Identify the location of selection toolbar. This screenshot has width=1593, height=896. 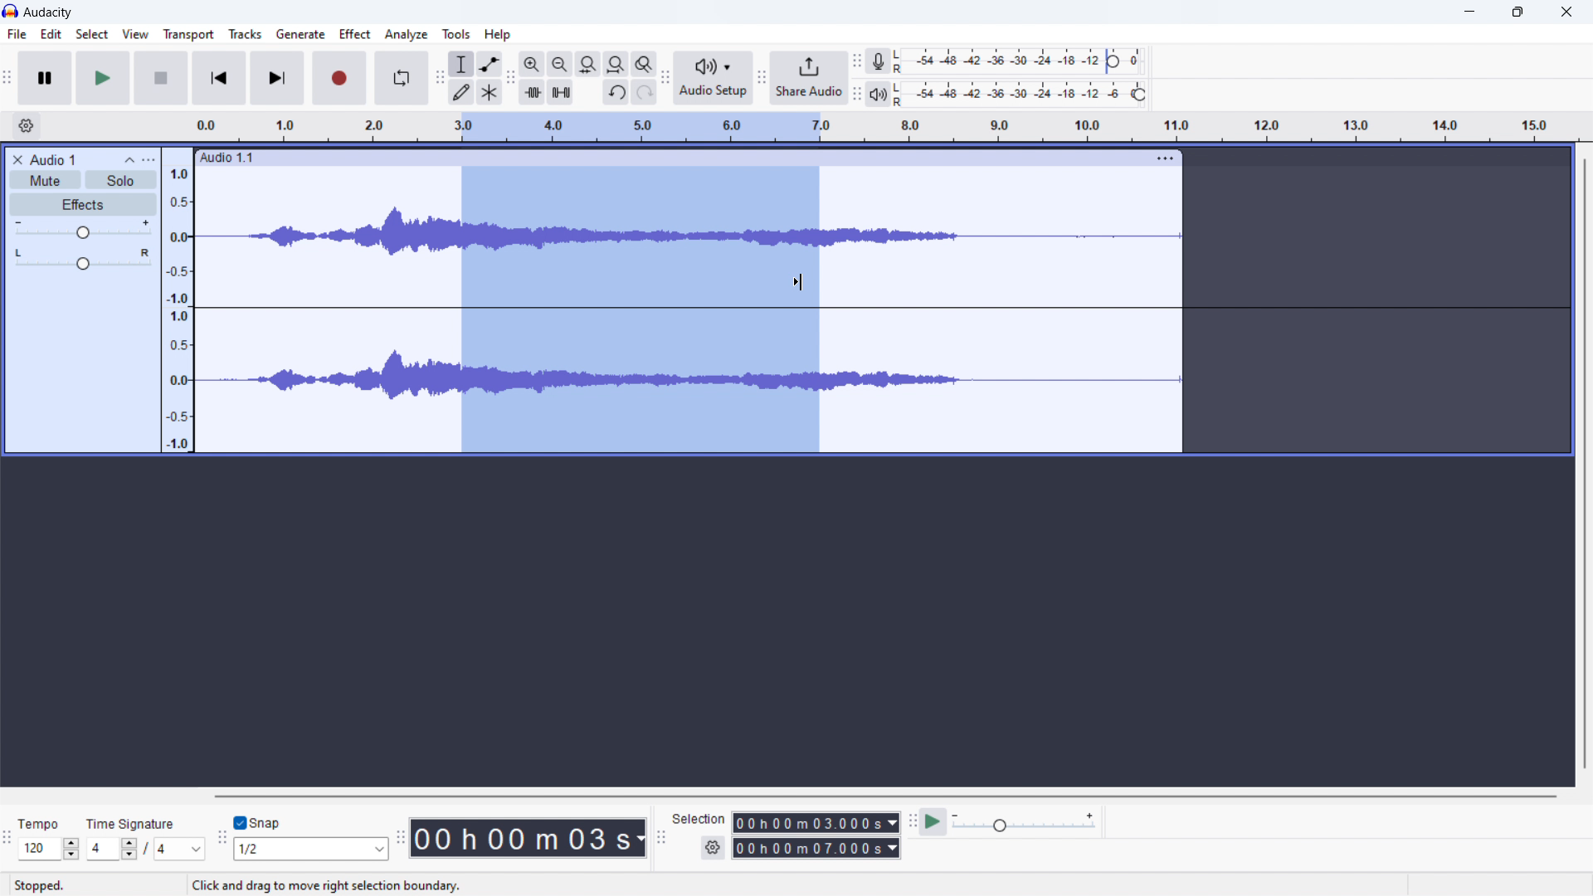
(660, 838).